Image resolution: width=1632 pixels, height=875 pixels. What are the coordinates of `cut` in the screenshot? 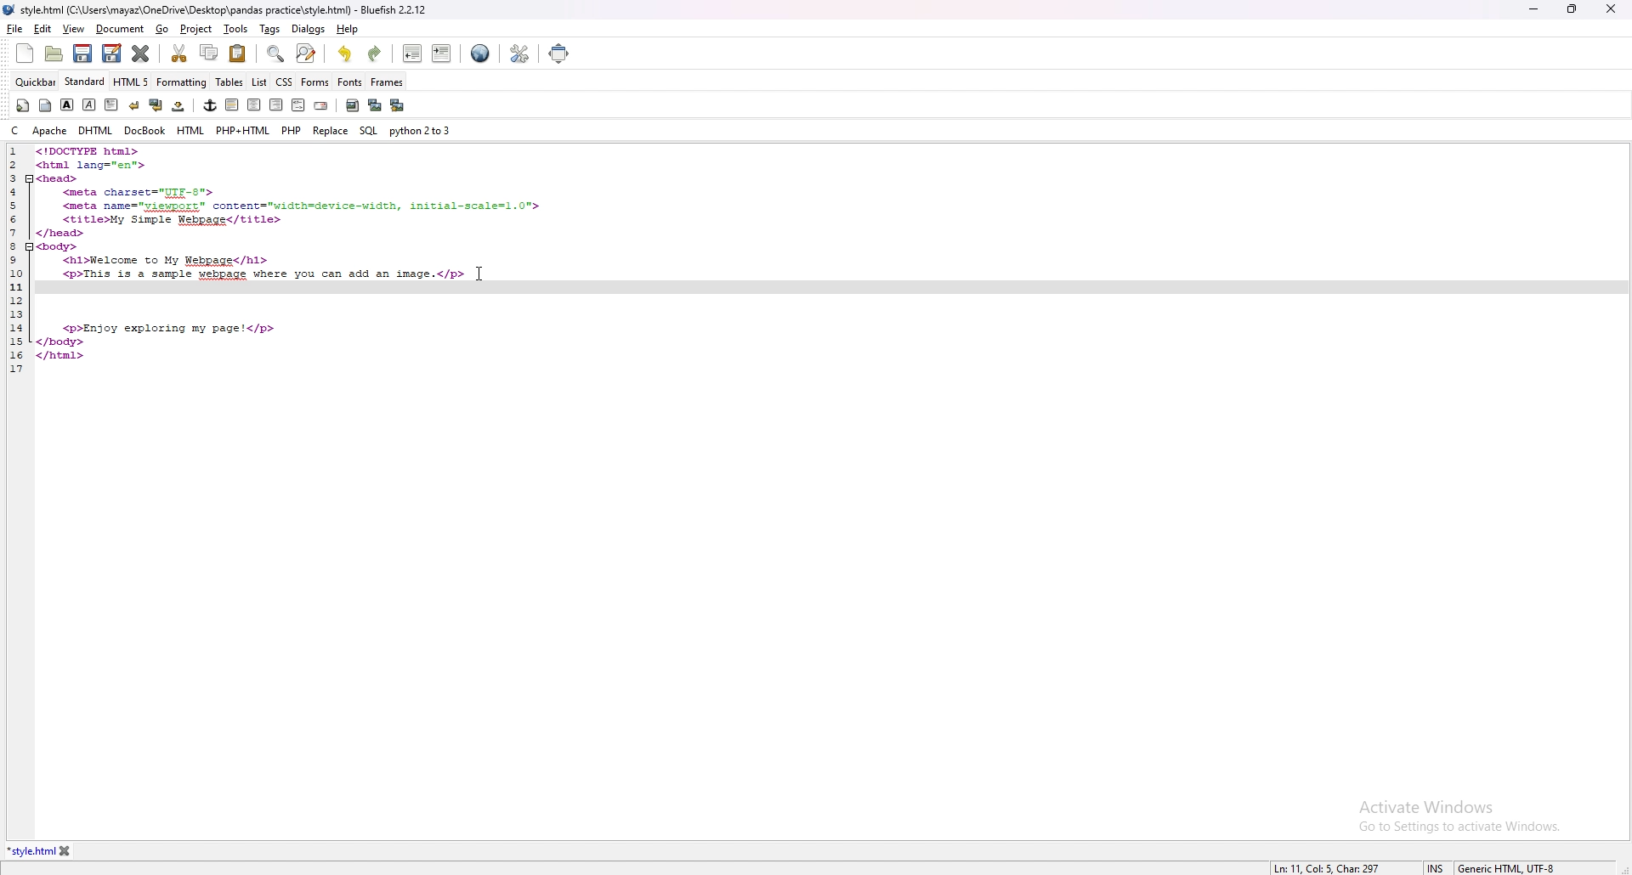 It's located at (178, 54).